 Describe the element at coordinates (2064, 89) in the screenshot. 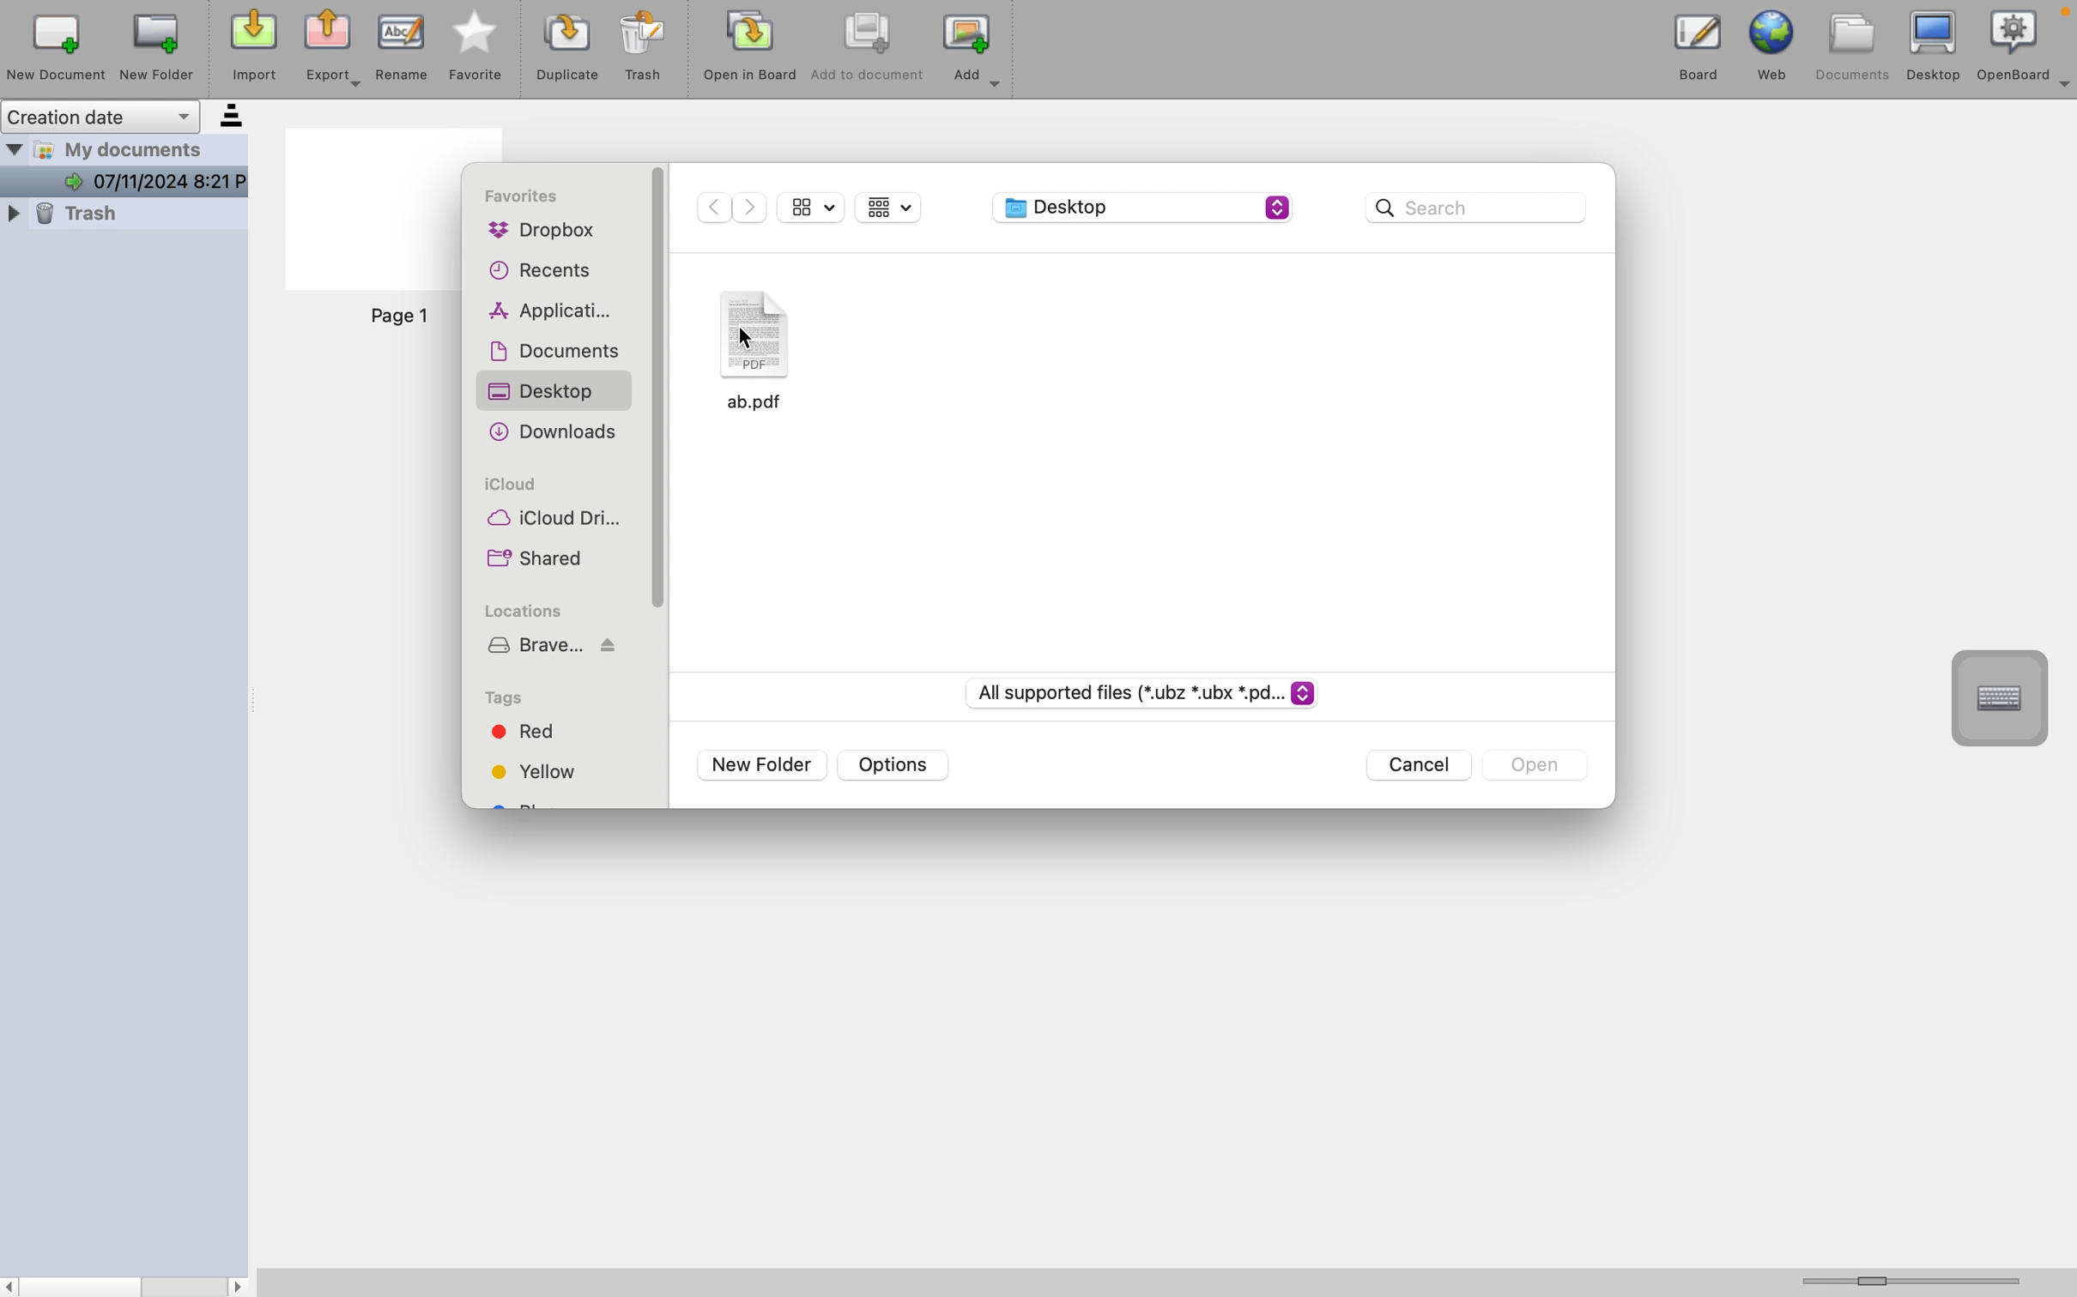

I see `more options` at that location.